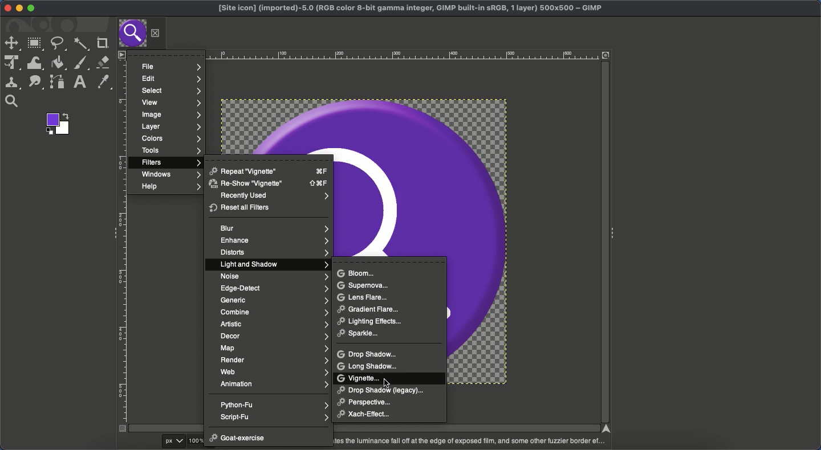 The height and width of the screenshot is (450, 821). Describe the element at coordinates (360, 378) in the screenshot. I see `Vignette` at that location.